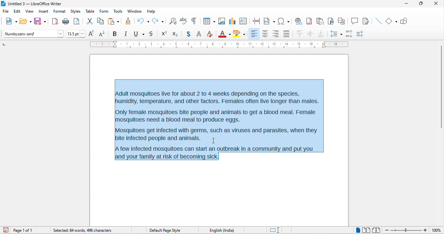 The height and width of the screenshot is (234, 444). Describe the element at coordinates (76, 34) in the screenshot. I see `font size` at that location.